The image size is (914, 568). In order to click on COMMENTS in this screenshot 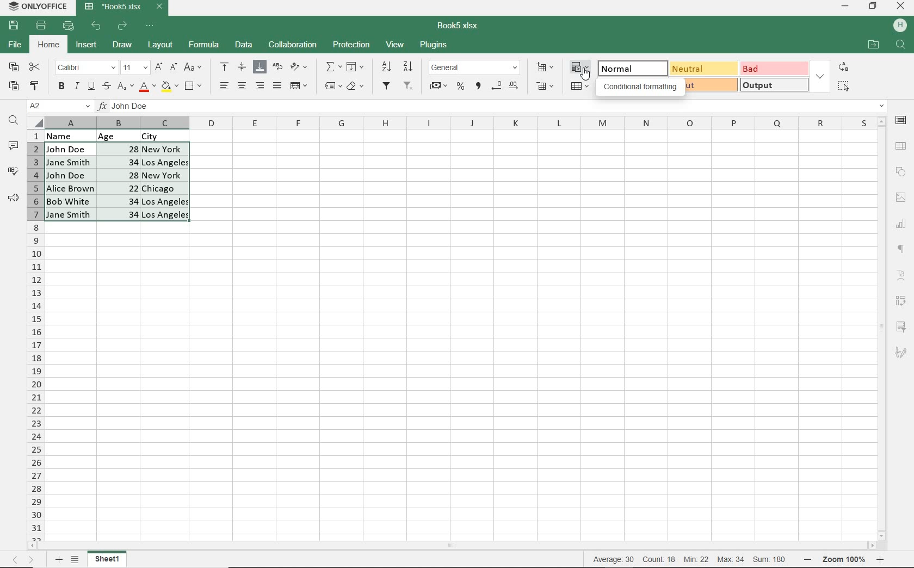, I will do `click(15, 146)`.